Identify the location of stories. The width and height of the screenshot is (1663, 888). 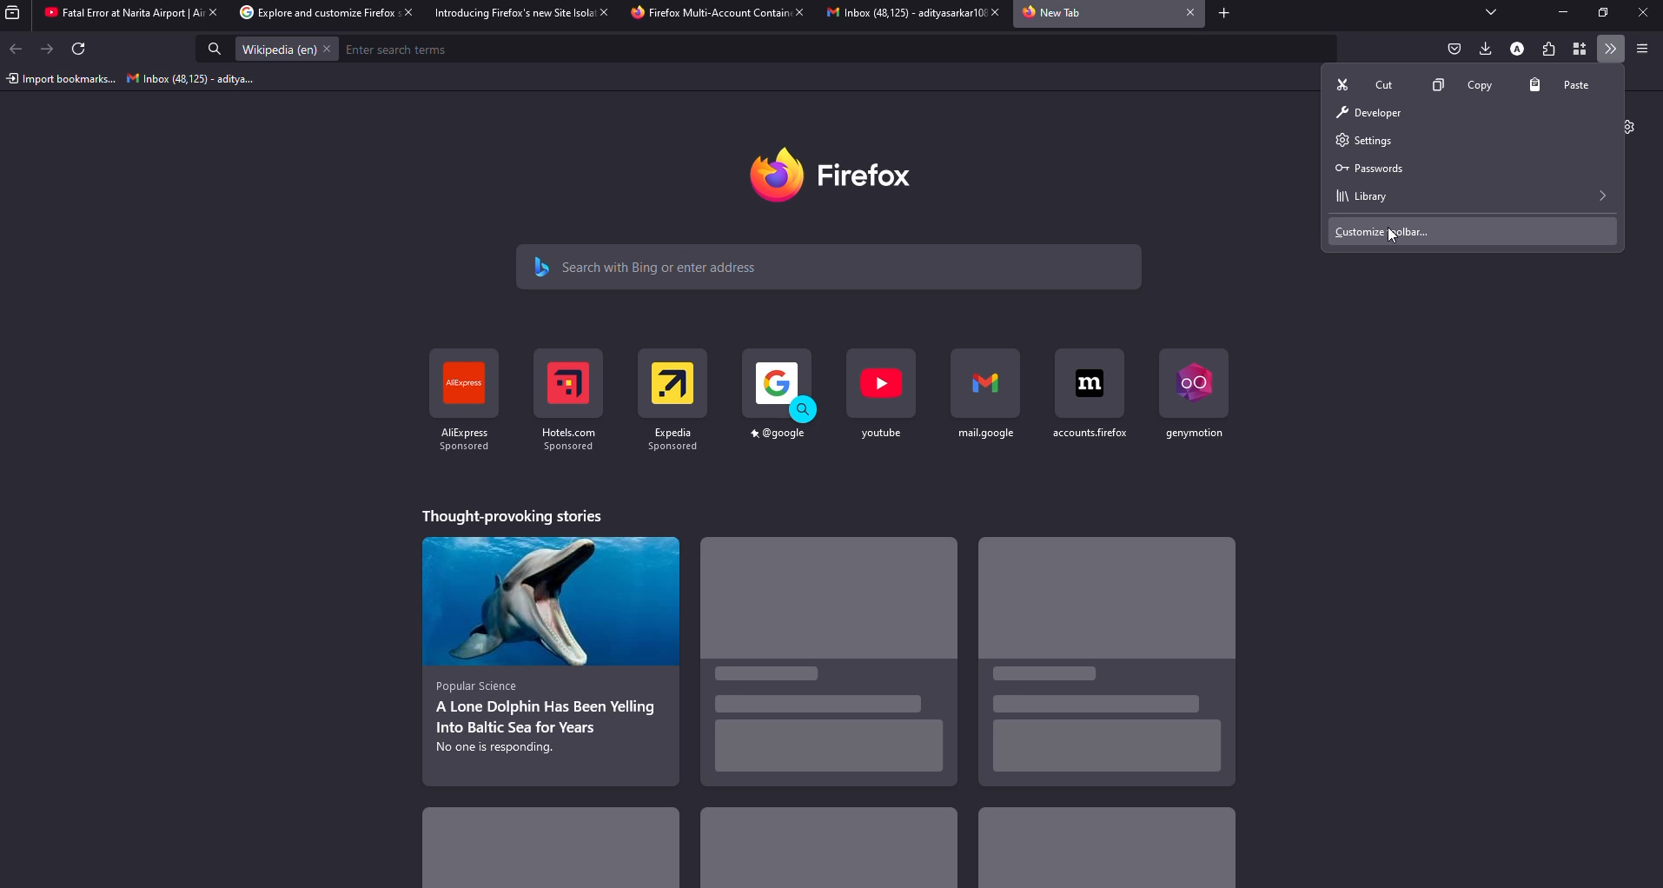
(1104, 852).